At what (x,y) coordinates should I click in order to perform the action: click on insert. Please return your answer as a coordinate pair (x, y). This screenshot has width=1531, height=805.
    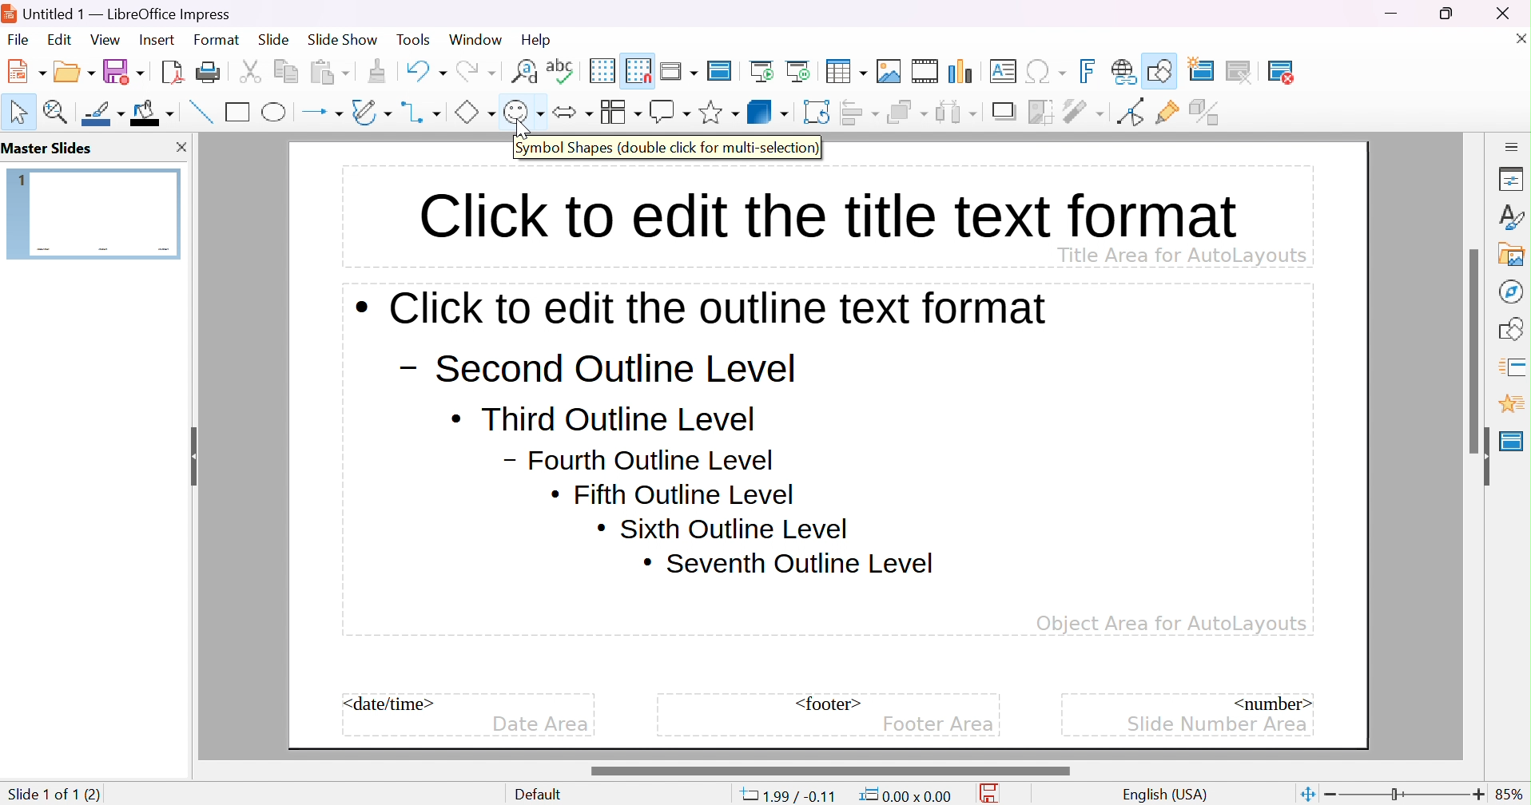
    Looking at the image, I should click on (155, 38).